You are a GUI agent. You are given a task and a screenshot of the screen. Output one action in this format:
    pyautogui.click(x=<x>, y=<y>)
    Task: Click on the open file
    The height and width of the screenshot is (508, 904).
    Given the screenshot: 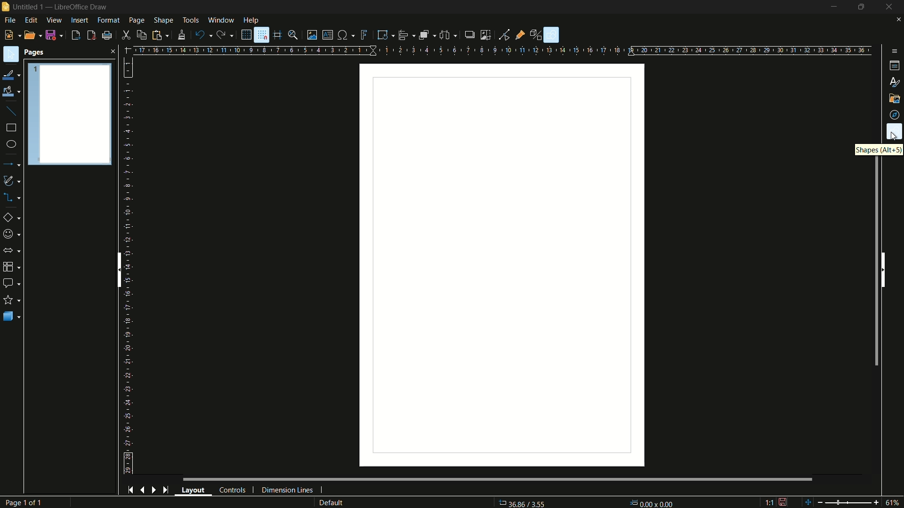 What is the action you would take?
    pyautogui.click(x=32, y=35)
    